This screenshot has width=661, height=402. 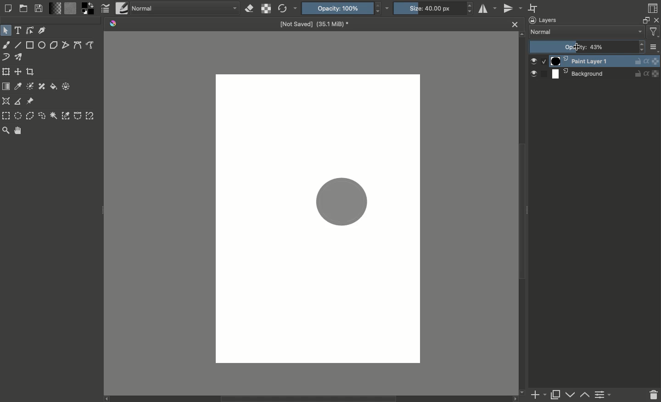 What do you see at coordinates (521, 34) in the screenshot?
I see `scroll up` at bounding box center [521, 34].